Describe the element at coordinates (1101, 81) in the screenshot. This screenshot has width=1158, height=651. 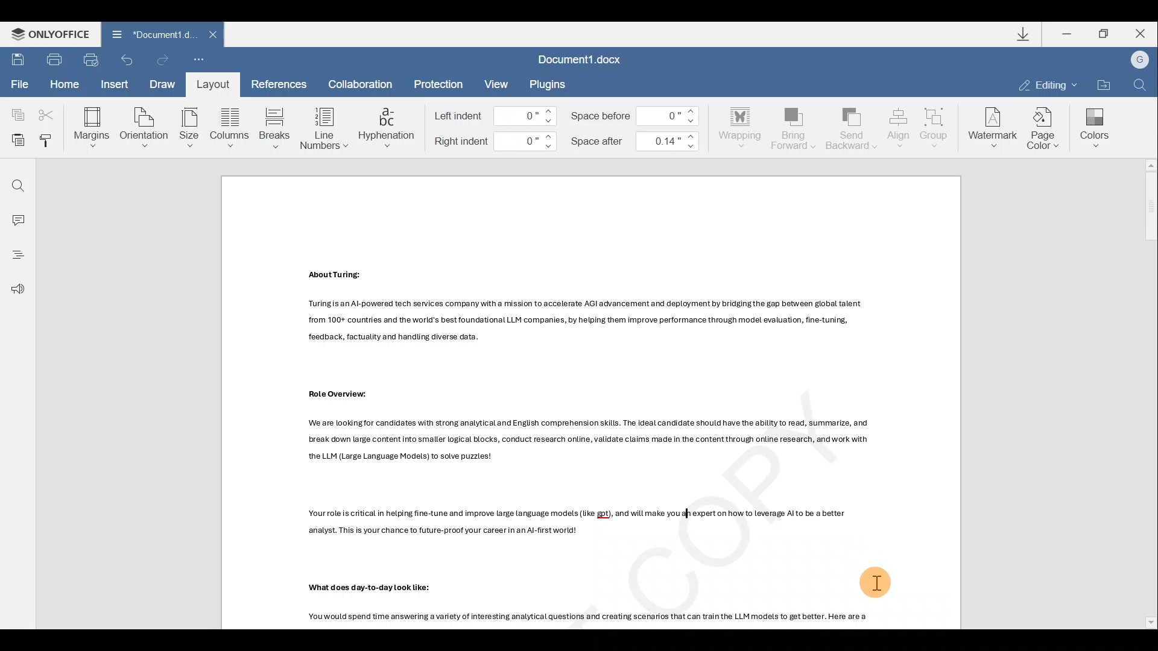
I see `Open file location` at that location.